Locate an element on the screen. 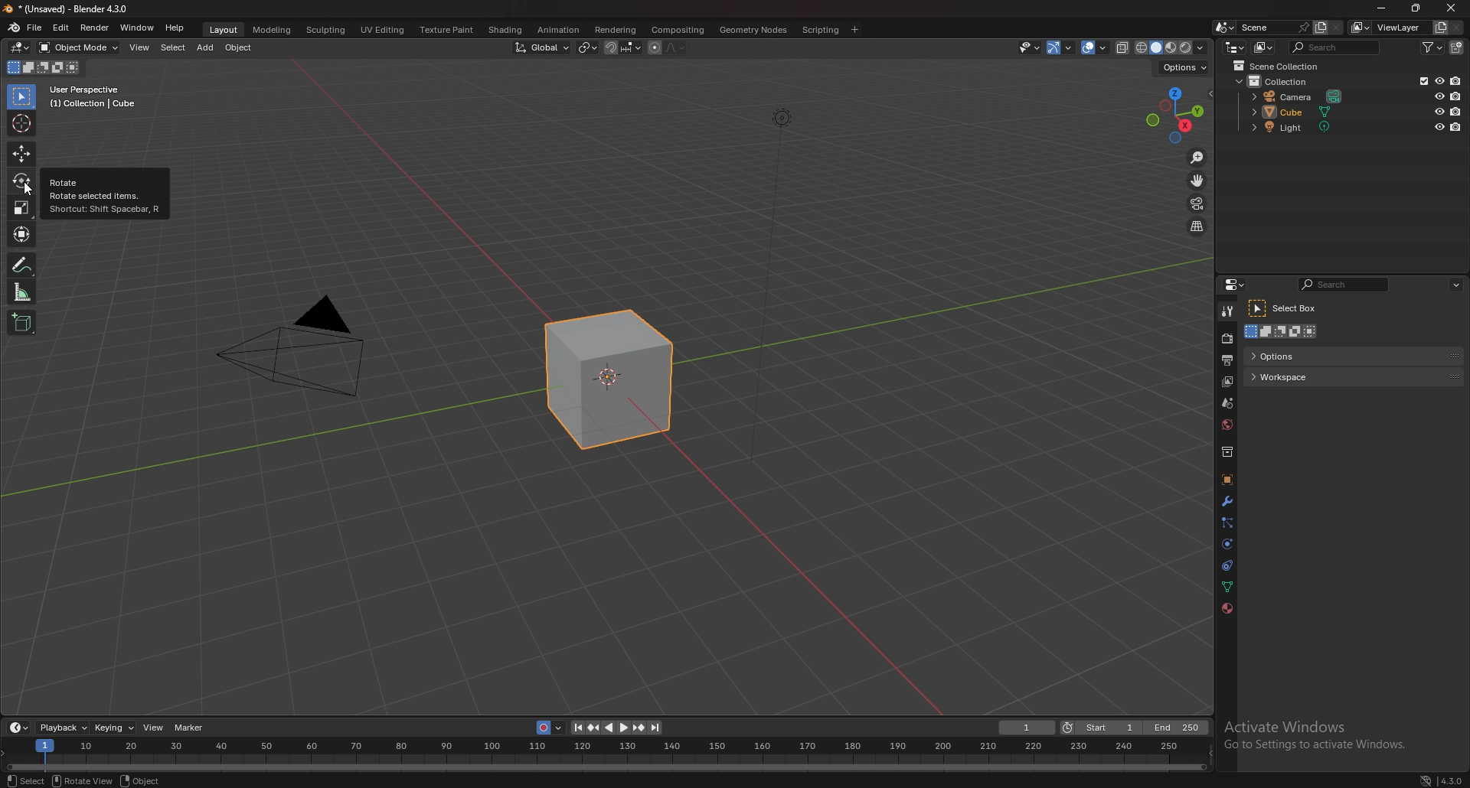  tool is located at coordinates (1227, 312).